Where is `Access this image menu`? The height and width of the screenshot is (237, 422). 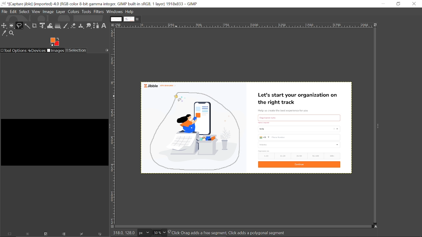 Access this image menu is located at coordinates (113, 25).